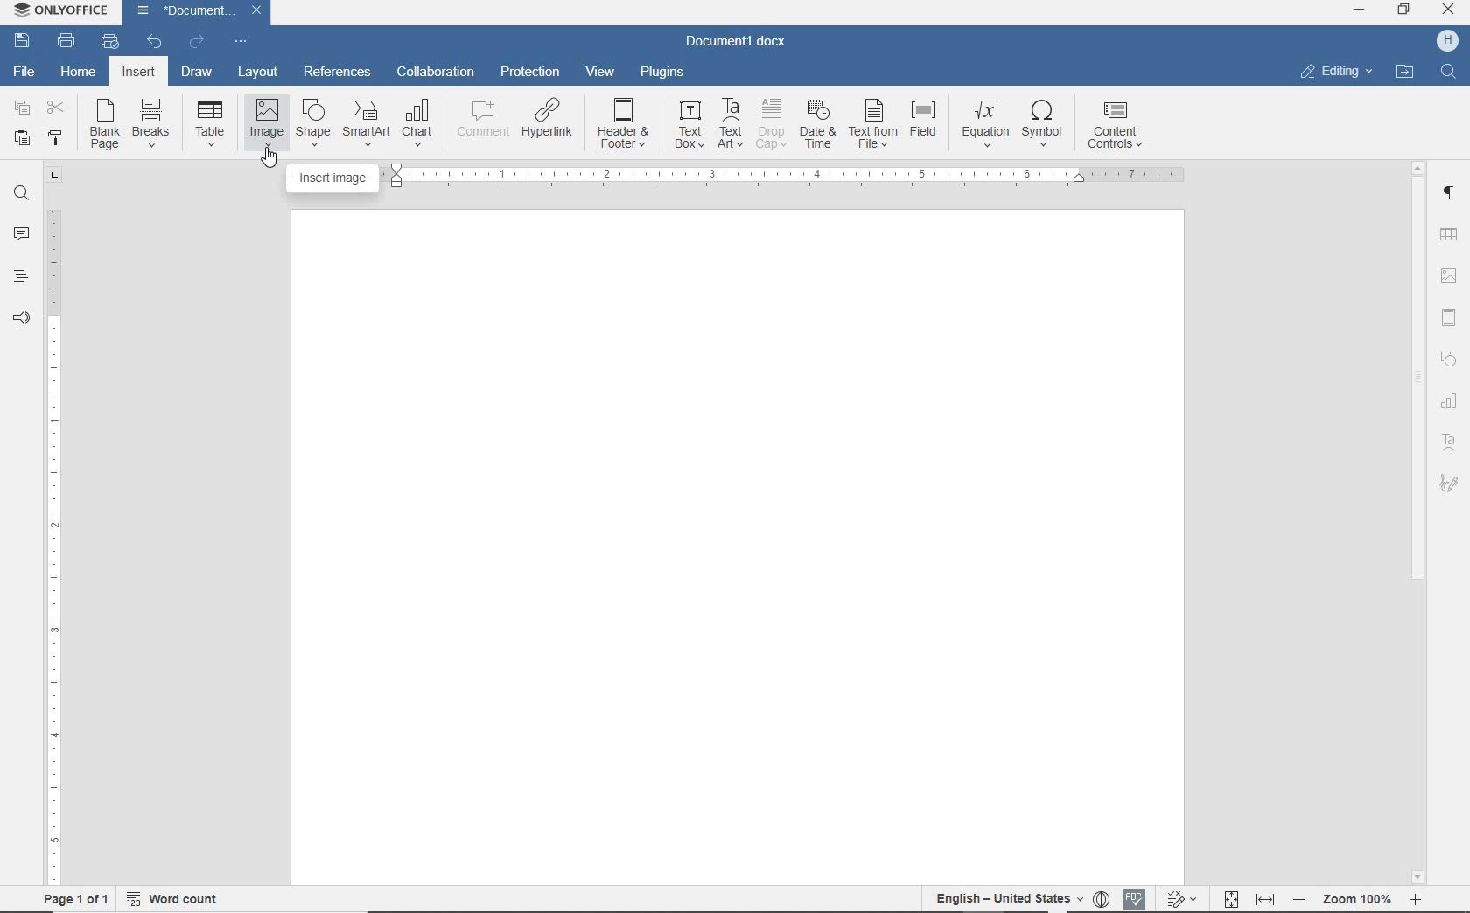 This screenshot has width=1470, height=913. What do you see at coordinates (1452, 195) in the screenshot?
I see `paragraph settings` at bounding box center [1452, 195].